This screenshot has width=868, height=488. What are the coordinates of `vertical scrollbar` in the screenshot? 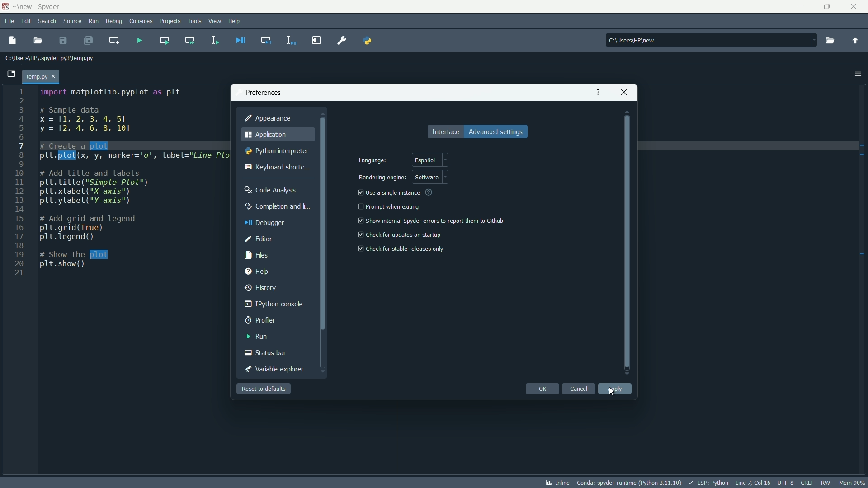 It's located at (324, 244).